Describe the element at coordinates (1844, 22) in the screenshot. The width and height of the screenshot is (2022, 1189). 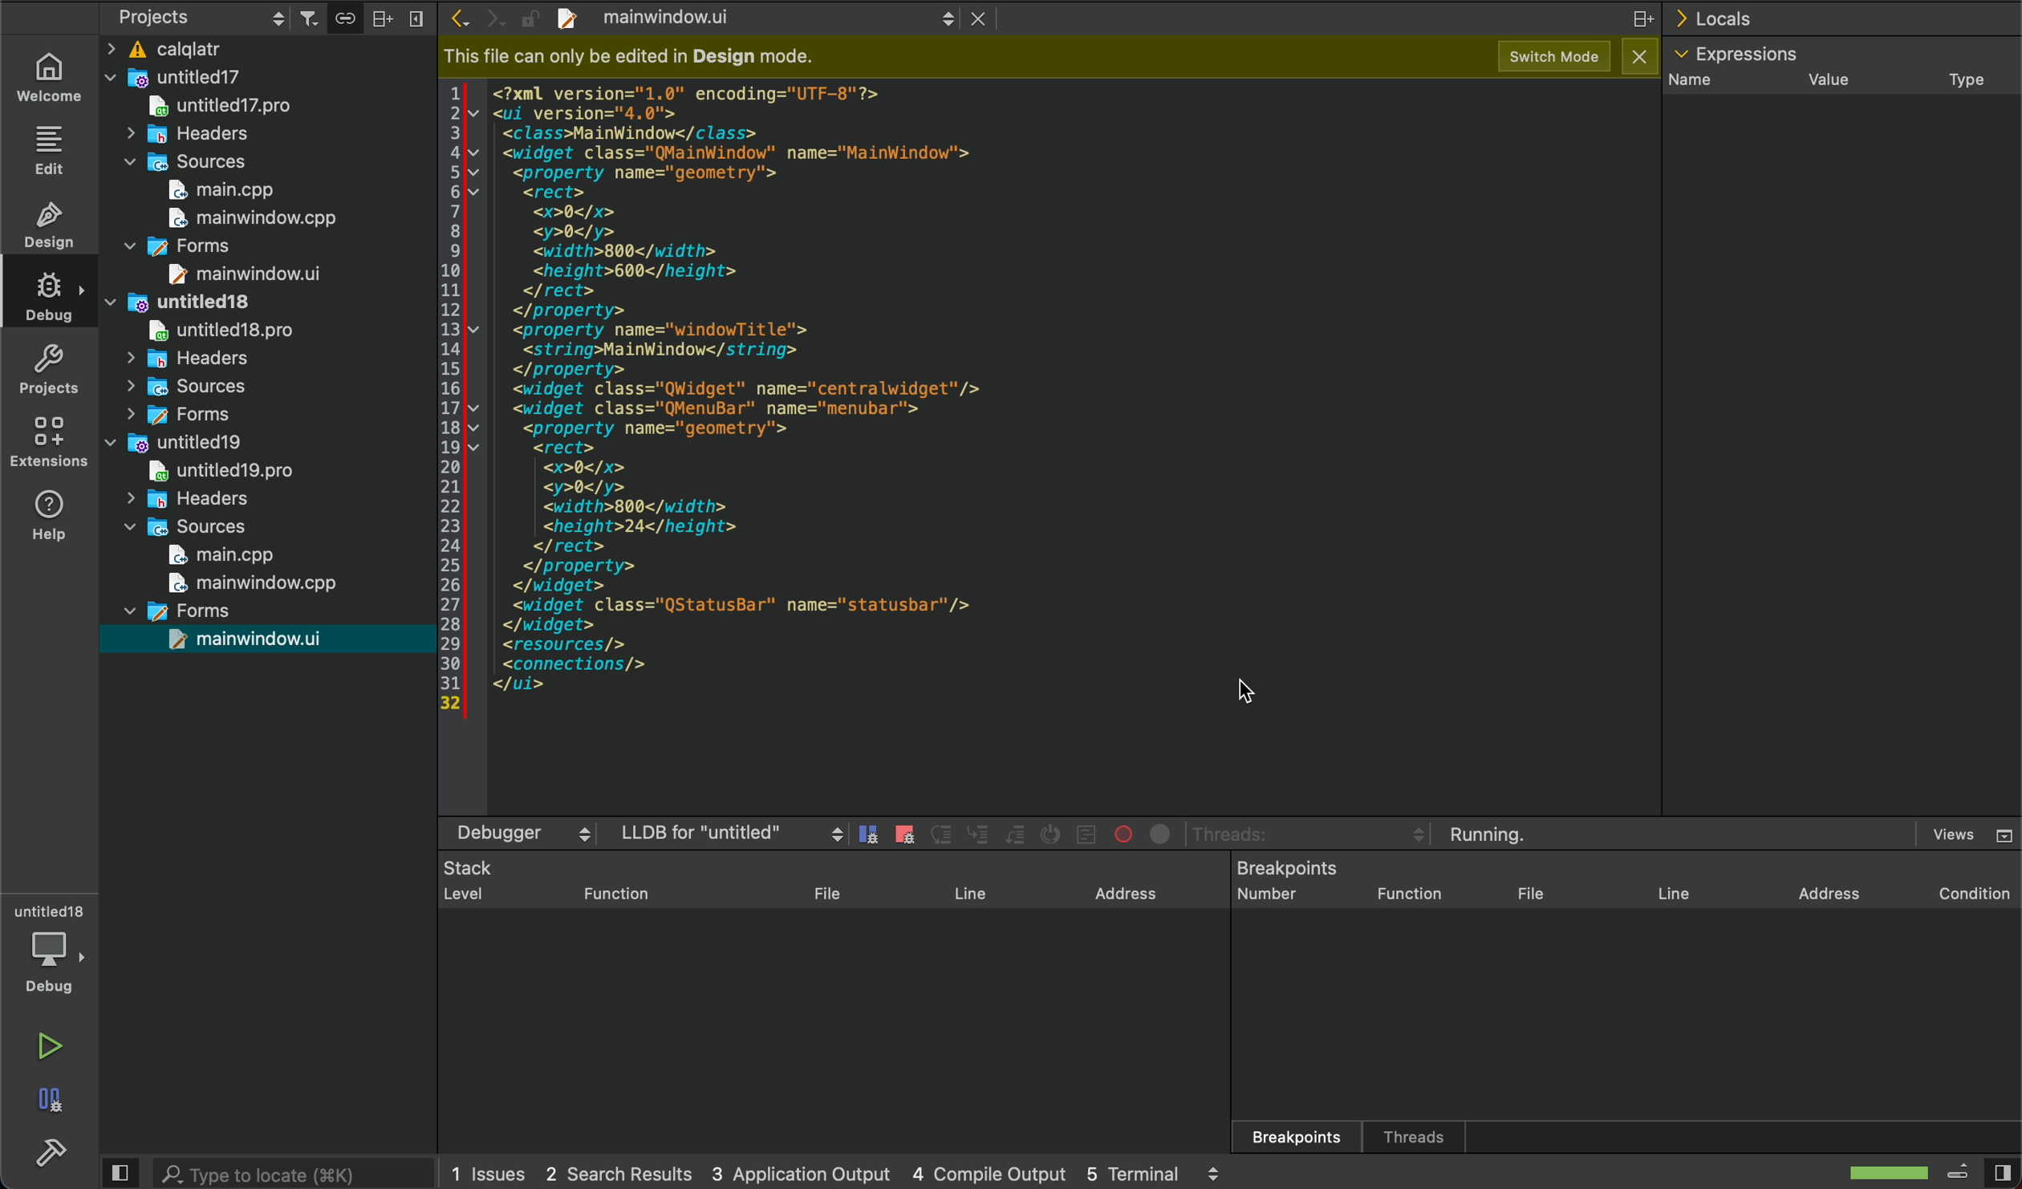
I see `locals` at that location.